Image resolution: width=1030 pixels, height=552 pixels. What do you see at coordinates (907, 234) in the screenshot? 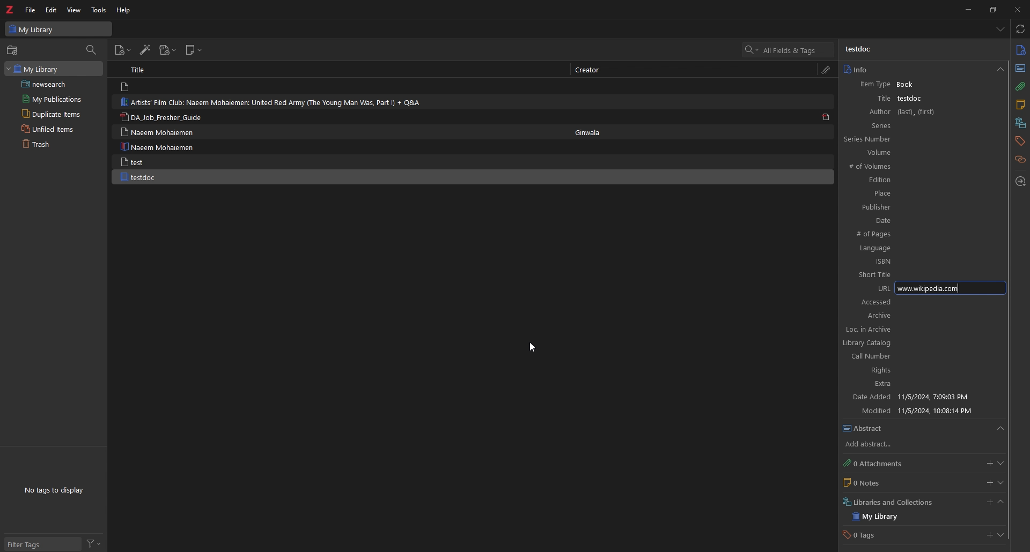
I see `# of Pages` at bounding box center [907, 234].